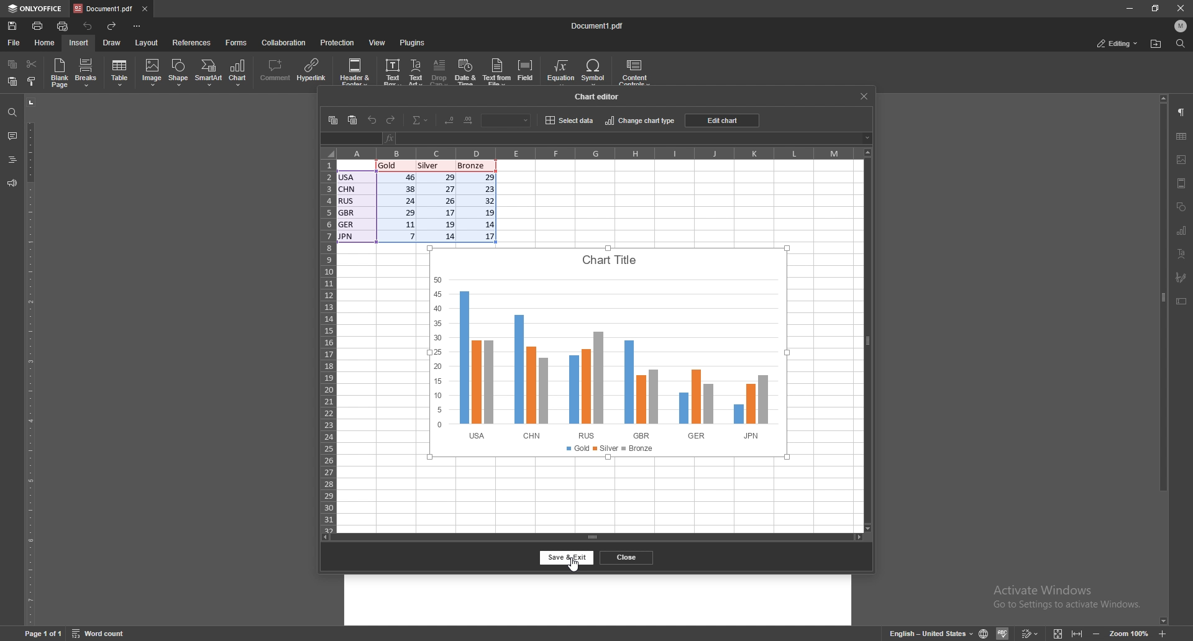 The width and height of the screenshot is (1193, 641). Describe the element at coordinates (79, 42) in the screenshot. I see `insert` at that location.